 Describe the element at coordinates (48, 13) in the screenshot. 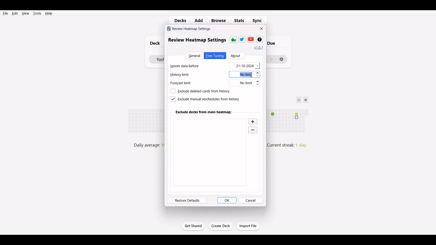

I see `Help` at that location.